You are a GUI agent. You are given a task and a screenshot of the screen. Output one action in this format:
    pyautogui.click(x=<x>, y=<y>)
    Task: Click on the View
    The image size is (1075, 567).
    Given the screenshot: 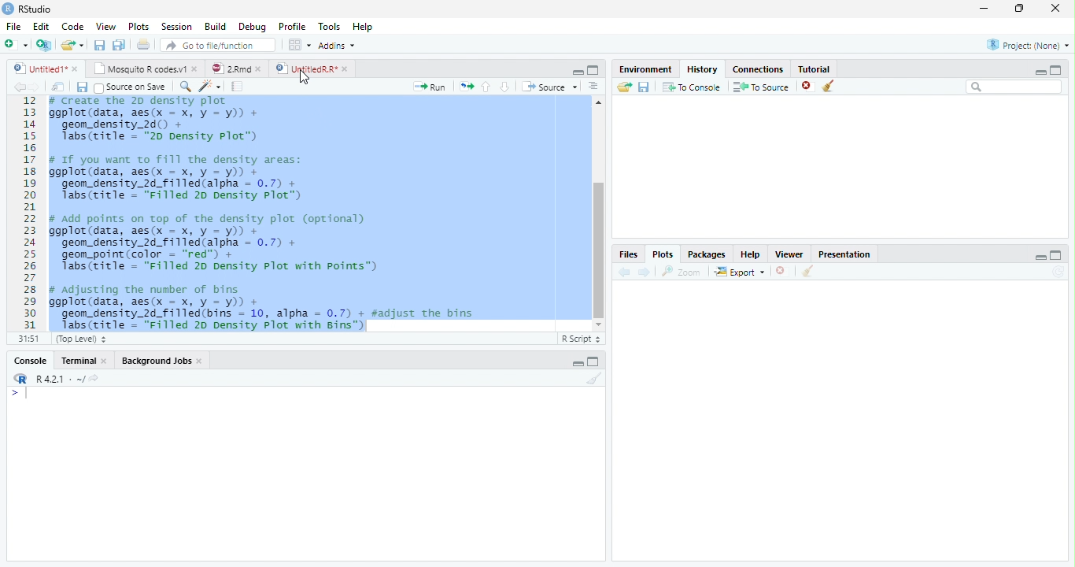 What is the action you would take?
    pyautogui.click(x=105, y=27)
    